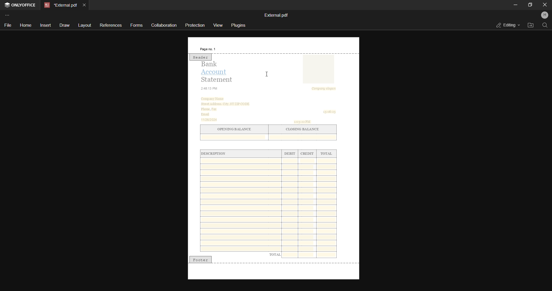 The image size is (552, 291). What do you see at coordinates (45, 25) in the screenshot?
I see `insert` at bounding box center [45, 25].